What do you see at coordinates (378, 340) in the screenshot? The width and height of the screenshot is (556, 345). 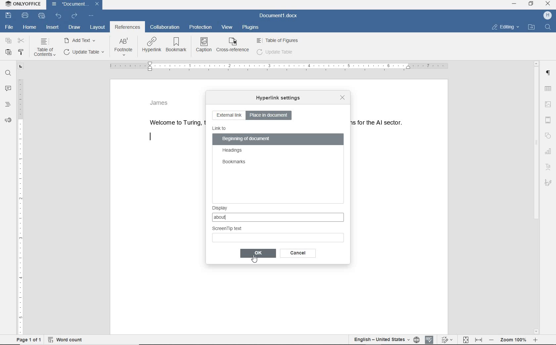 I see `English - United States` at bounding box center [378, 340].